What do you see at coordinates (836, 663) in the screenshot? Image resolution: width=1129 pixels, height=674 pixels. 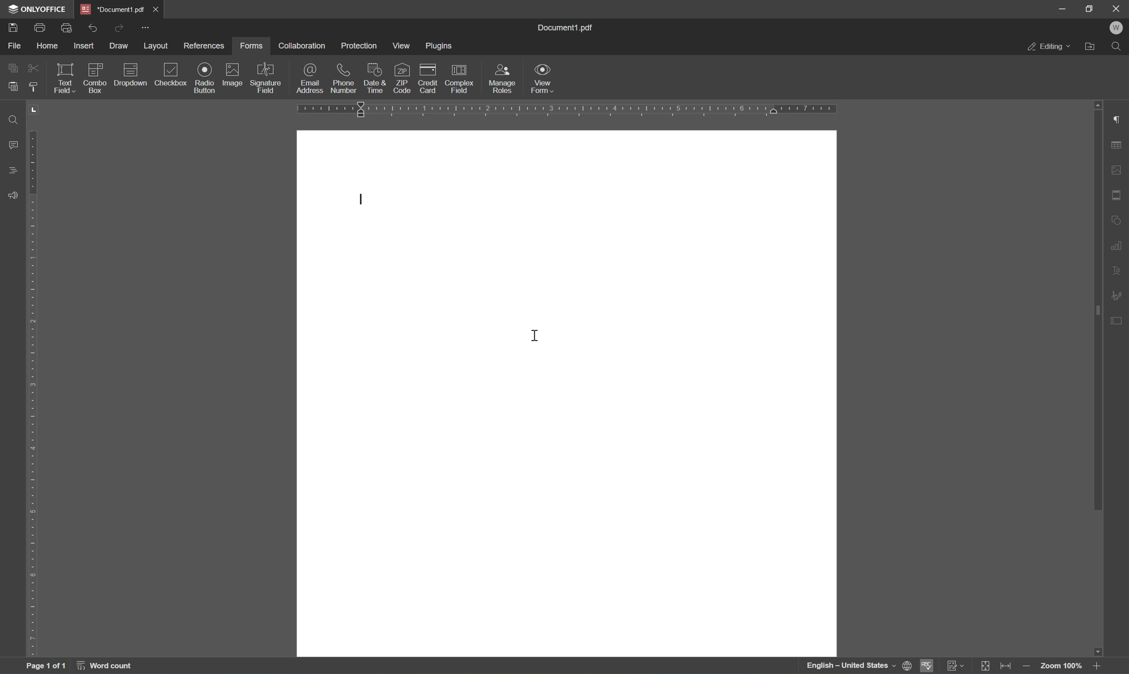 I see `english - united states` at bounding box center [836, 663].